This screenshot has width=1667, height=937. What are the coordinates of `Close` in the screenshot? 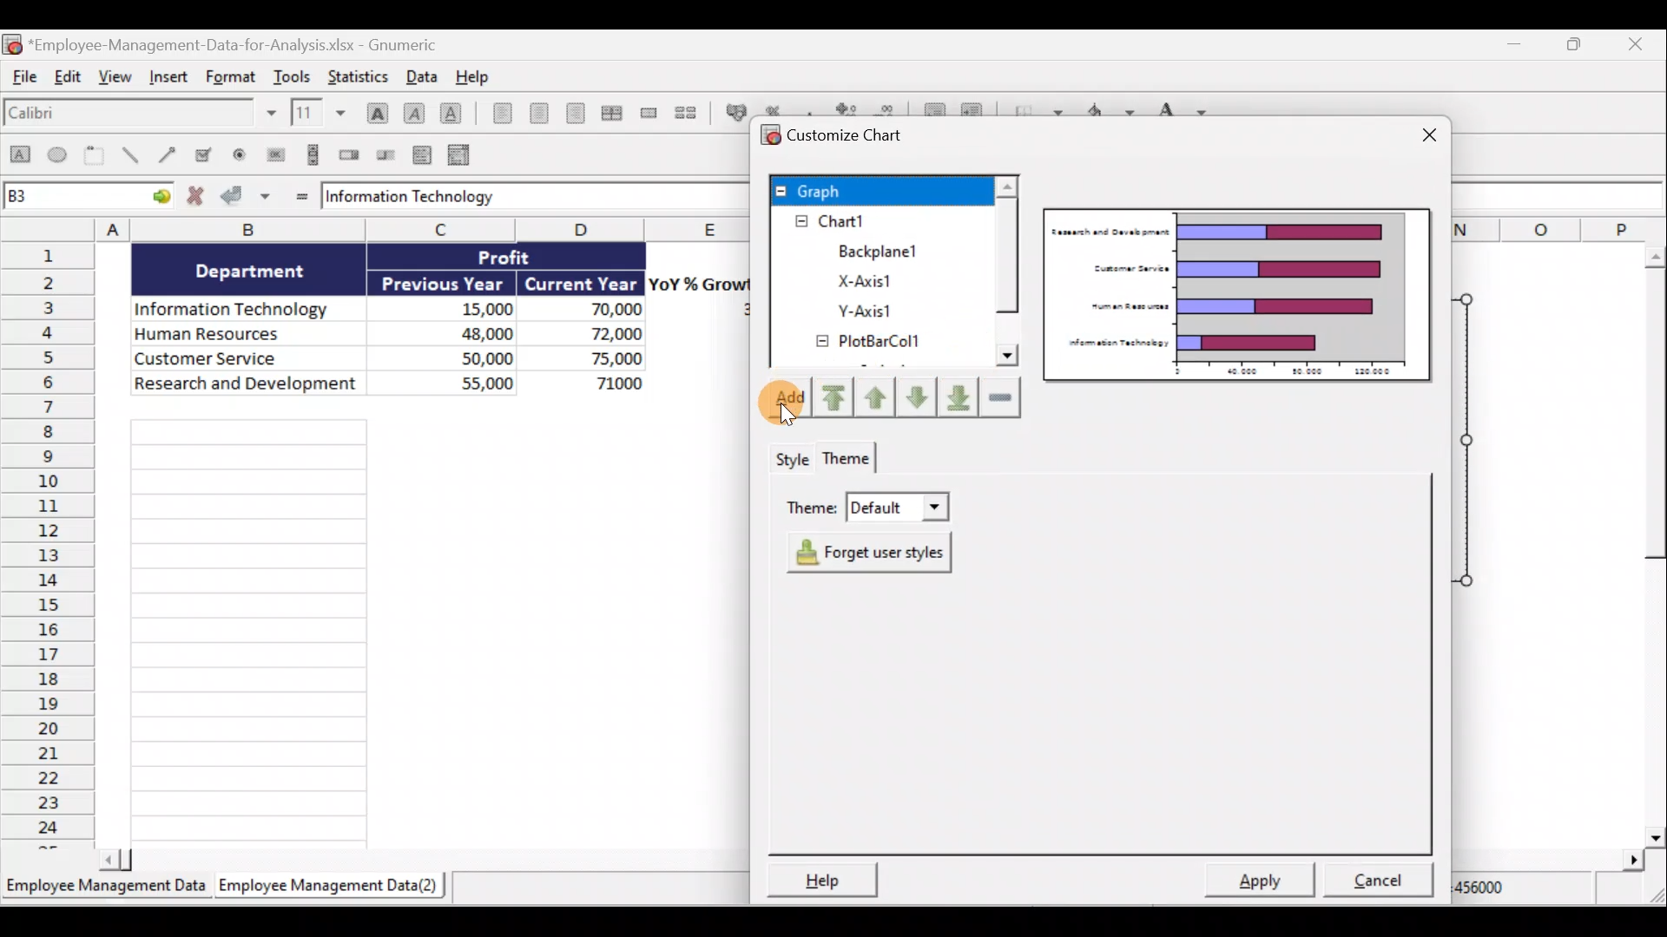 It's located at (1639, 44).